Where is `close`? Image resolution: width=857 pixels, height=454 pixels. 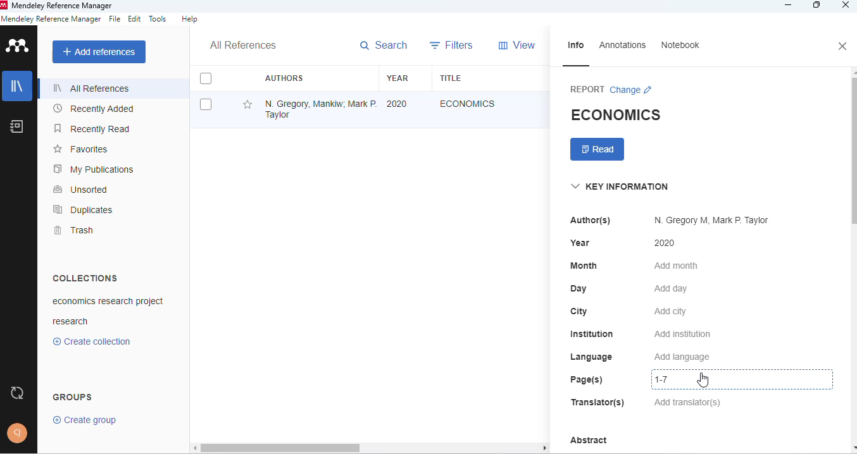 close is located at coordinates (844, 46).